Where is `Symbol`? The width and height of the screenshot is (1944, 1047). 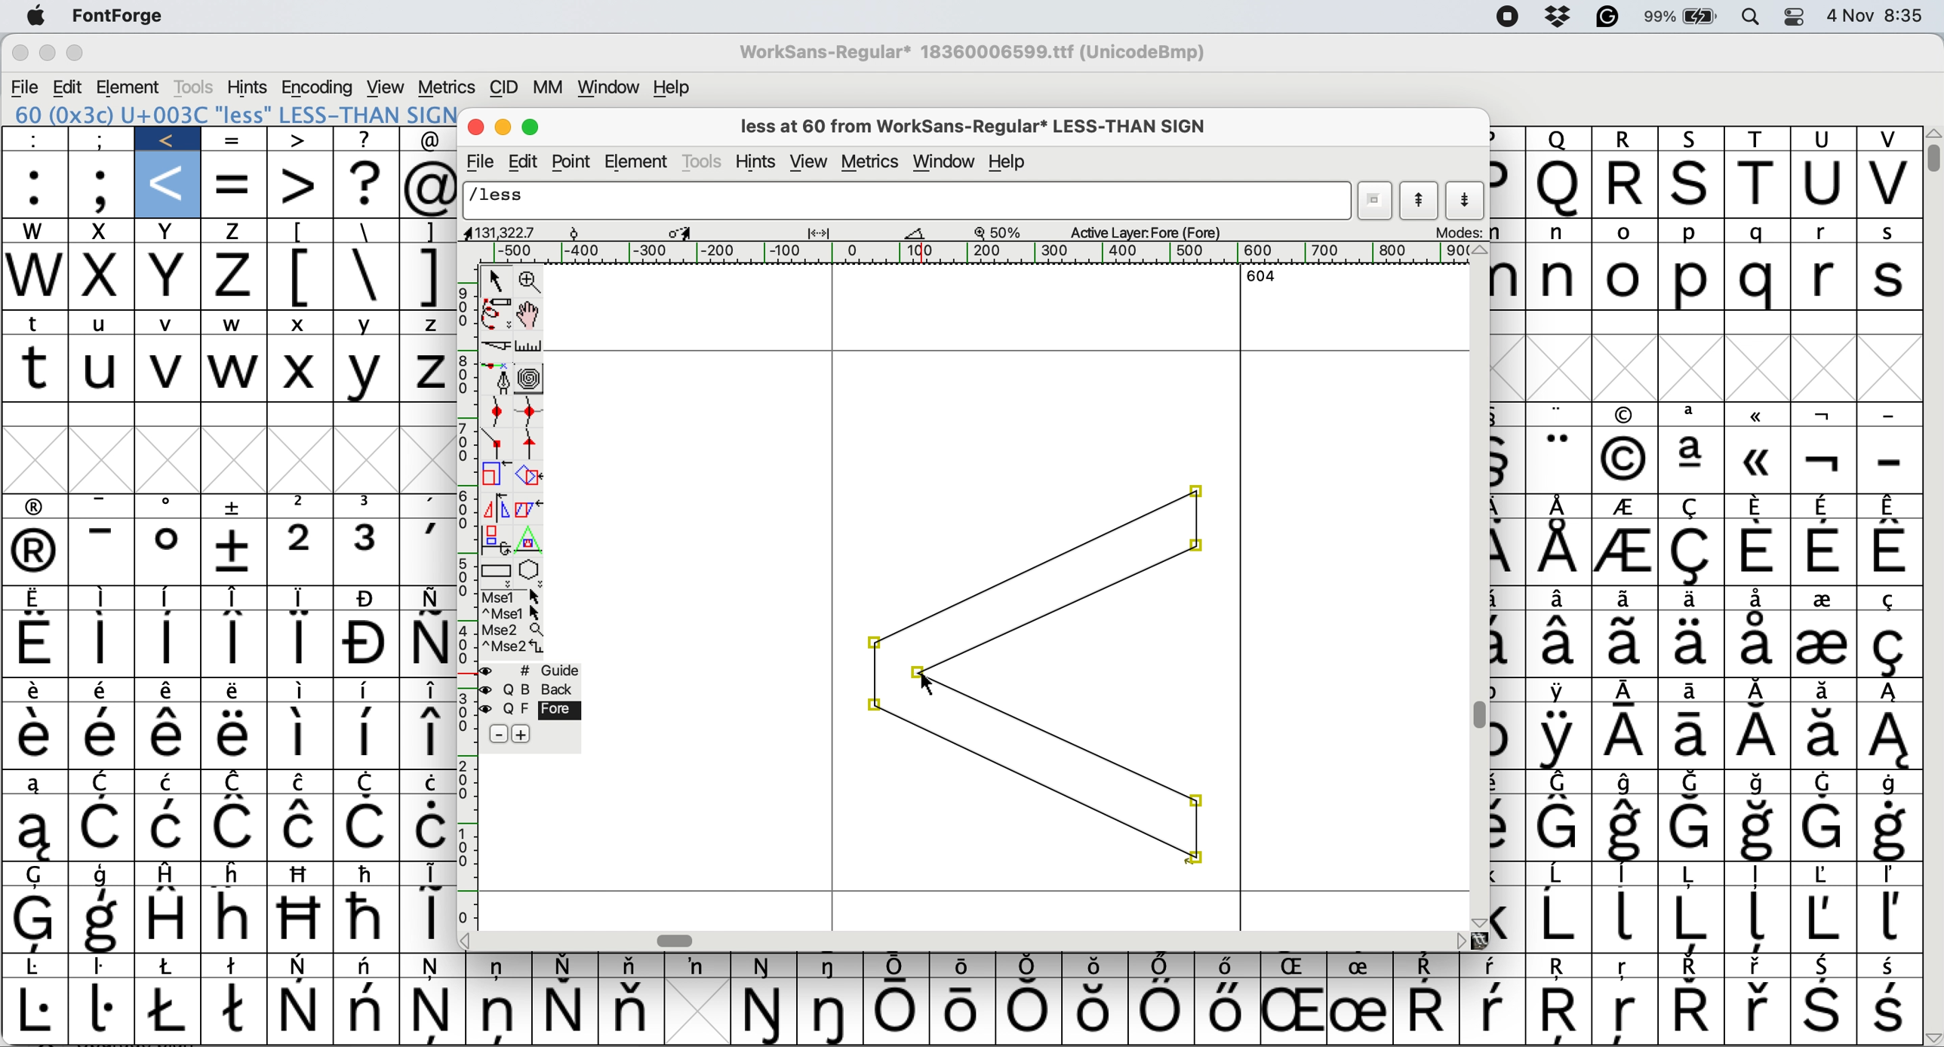
Symbol is located at coordinates (238, 1013).